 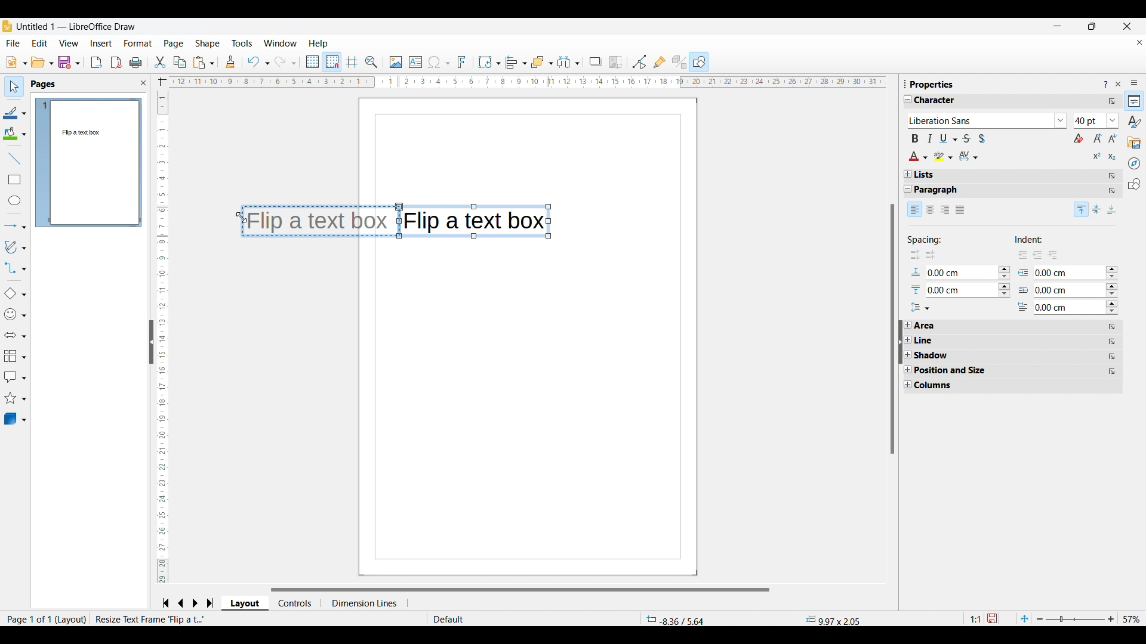 What do you see at coordinates (1113, 291) in the screenshot?
I see `Change respective indent option` at bounding box center [1113, 291].